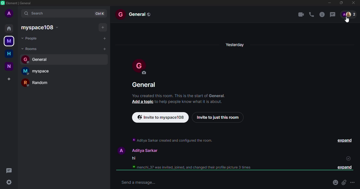  What do you see at coordinates (40, 13) in the screenshot?
I see `search` at bounding box center [40, 13].